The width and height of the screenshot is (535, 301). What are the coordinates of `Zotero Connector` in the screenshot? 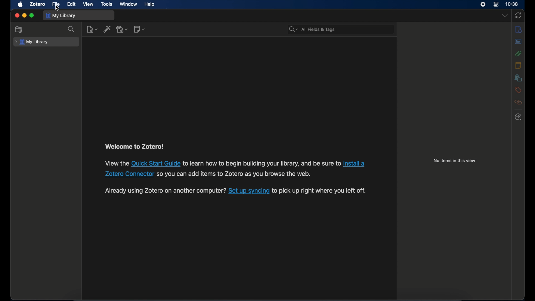 It's located at (129, 174).